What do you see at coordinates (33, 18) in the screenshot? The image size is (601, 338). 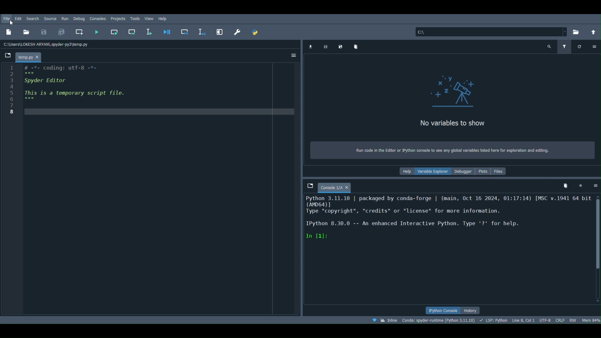 I see `Search` at bounding box center [33, 18].